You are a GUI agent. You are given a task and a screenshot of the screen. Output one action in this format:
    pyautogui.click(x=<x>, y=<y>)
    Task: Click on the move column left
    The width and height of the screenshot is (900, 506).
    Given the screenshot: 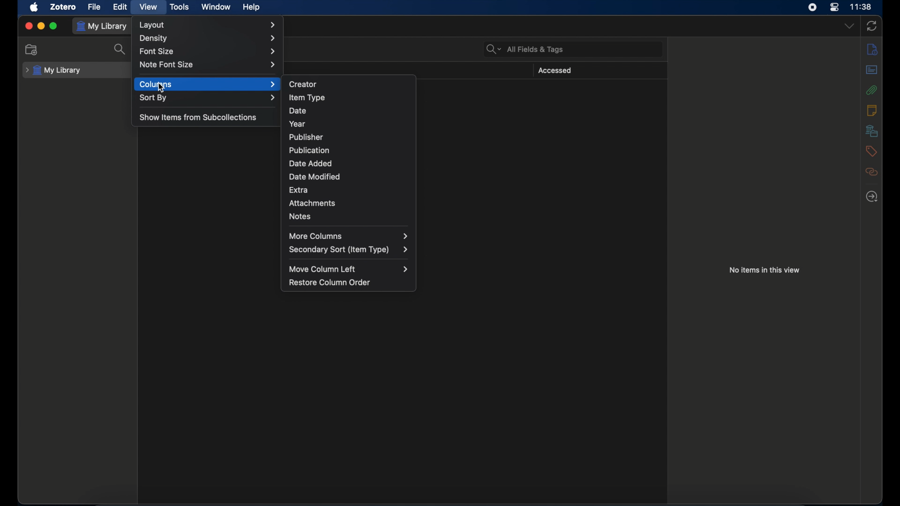 What is the action you would take?
    pyautogui.click(x=349, y=270)
    